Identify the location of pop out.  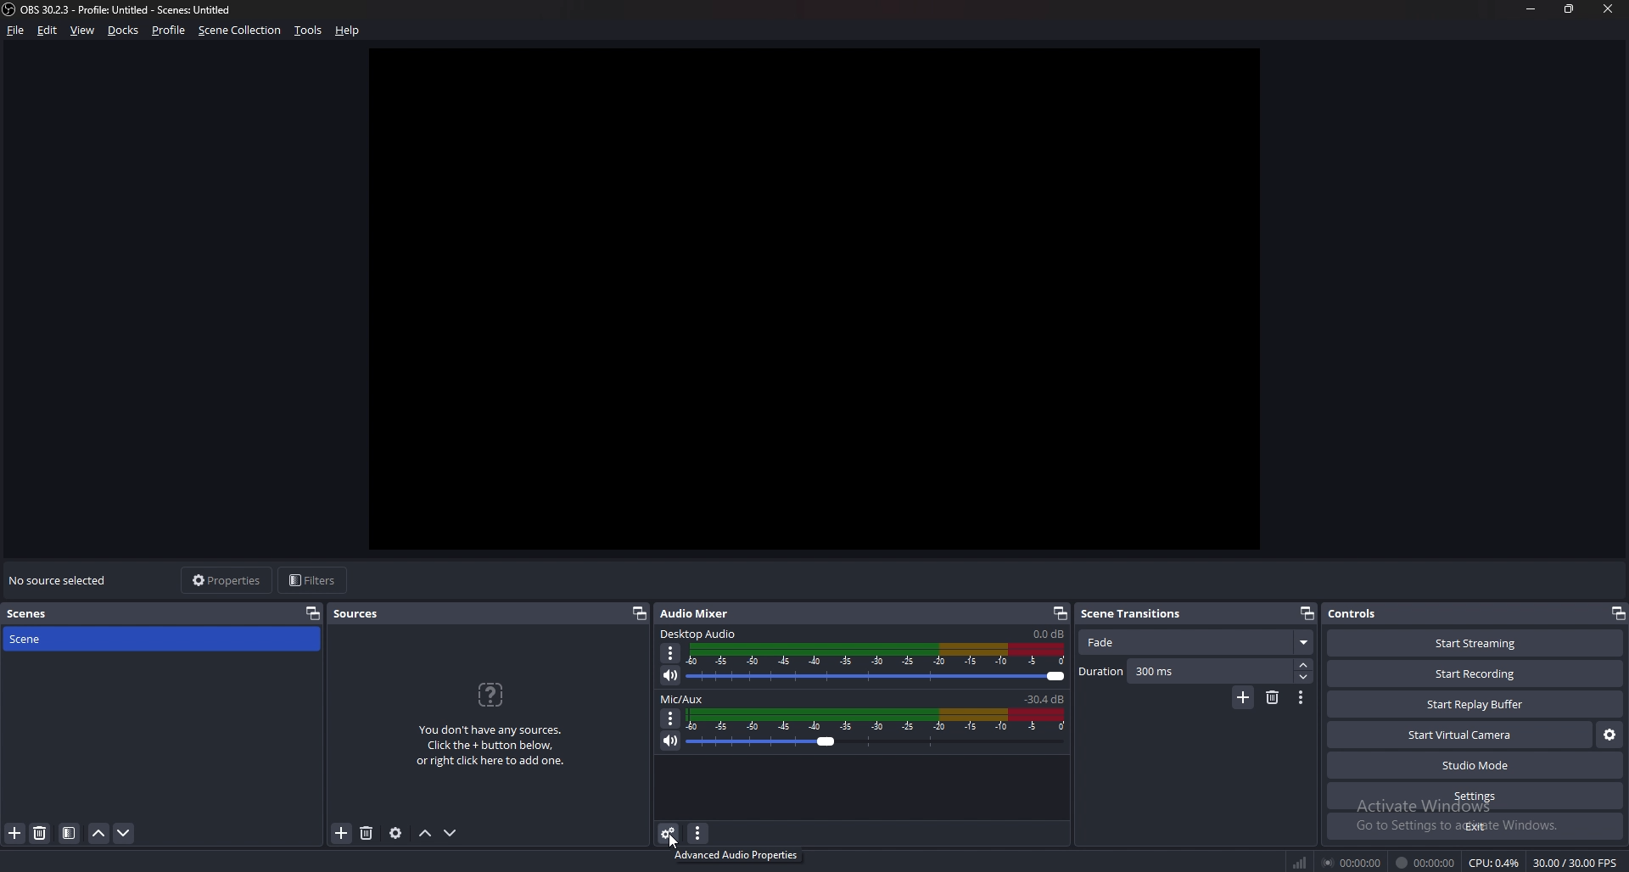
(1060, 613).